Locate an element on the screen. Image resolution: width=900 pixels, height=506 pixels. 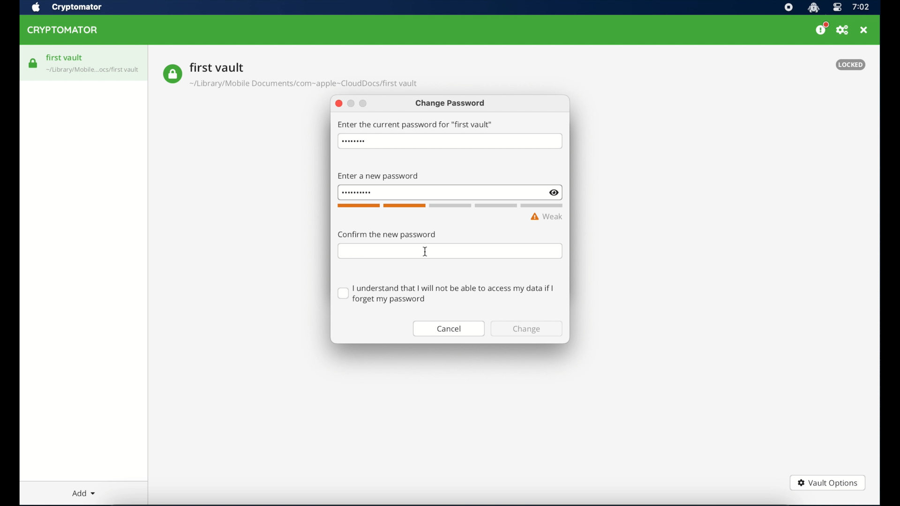
vault icon is located at coordinates (93, 71).